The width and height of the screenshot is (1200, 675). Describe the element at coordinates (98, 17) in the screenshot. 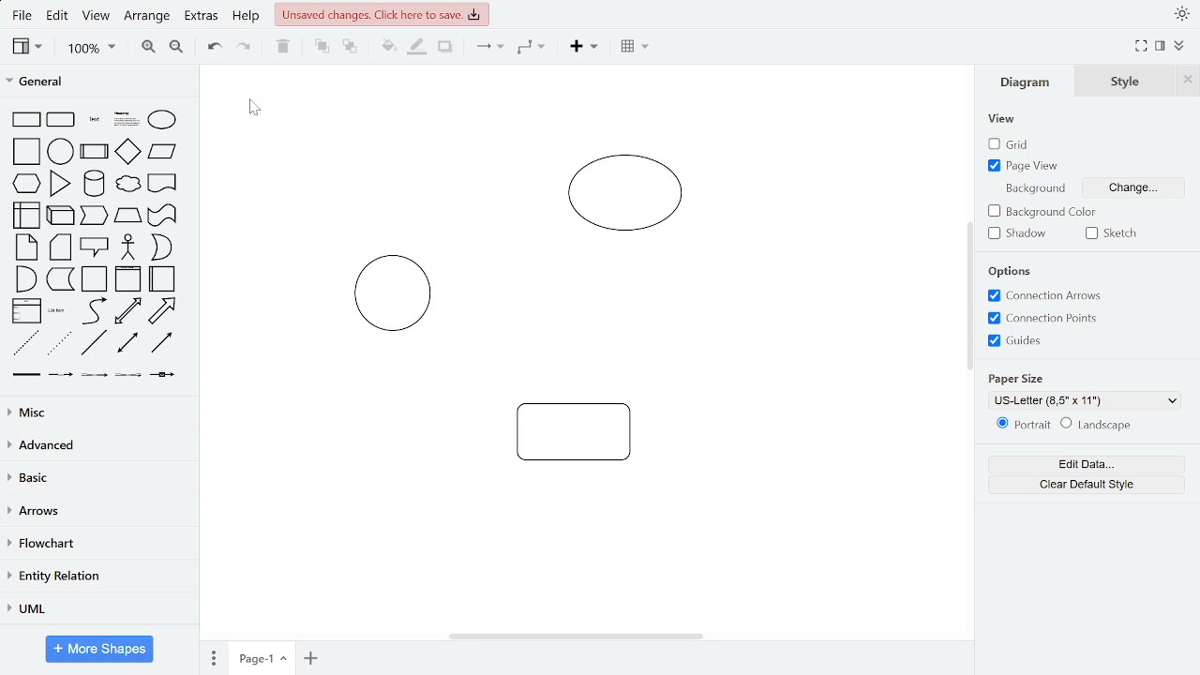

I see `view` at that location.